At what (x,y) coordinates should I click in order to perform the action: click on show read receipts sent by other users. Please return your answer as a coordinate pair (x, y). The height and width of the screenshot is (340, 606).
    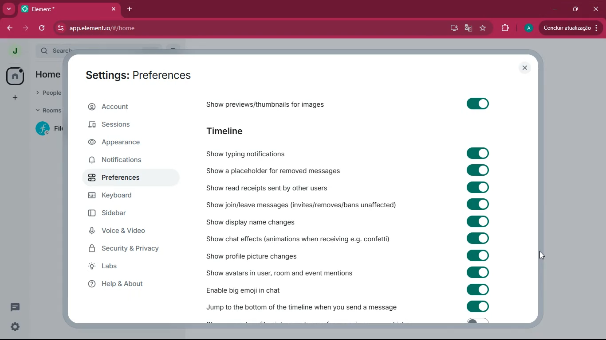
    Looking at the image, I should click on (298, 186).